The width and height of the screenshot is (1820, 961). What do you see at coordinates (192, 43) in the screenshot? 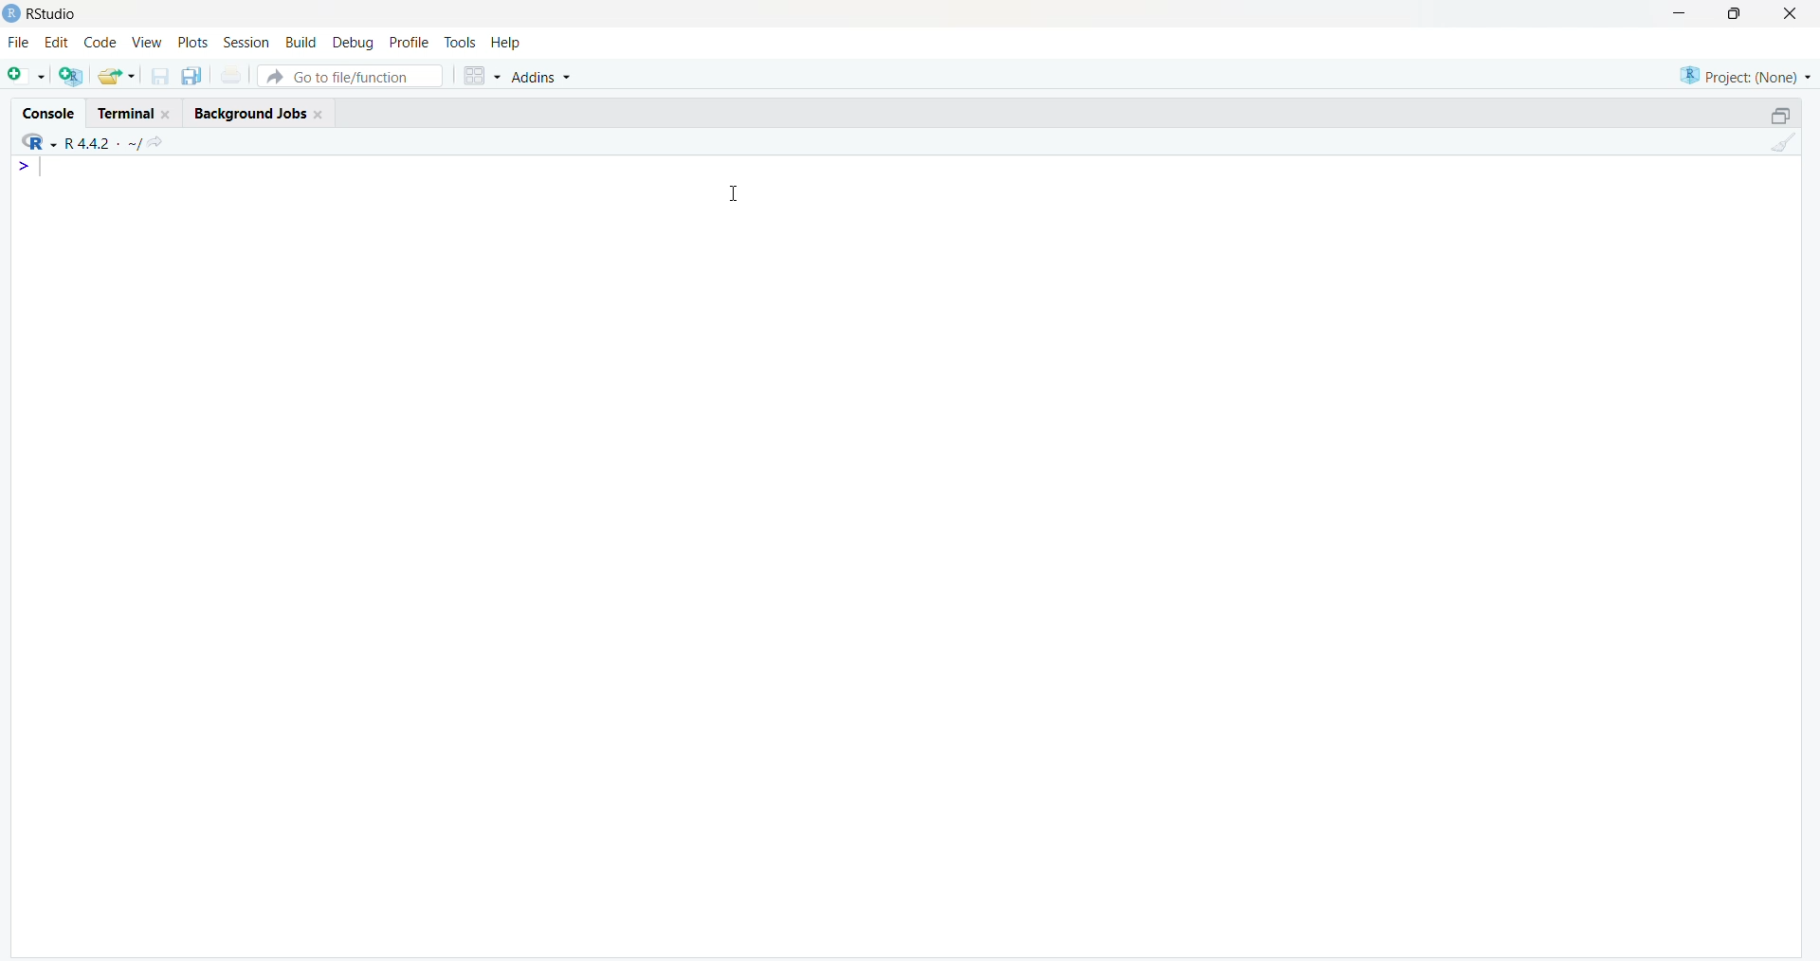
I see `plots` at bounding box center [192, 43].